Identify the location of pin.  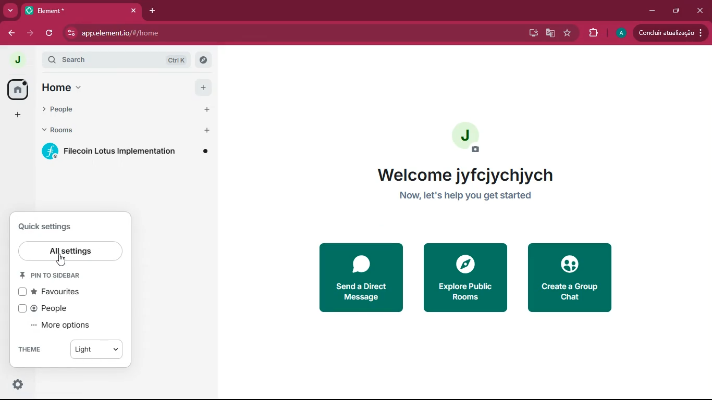
(57, 276).